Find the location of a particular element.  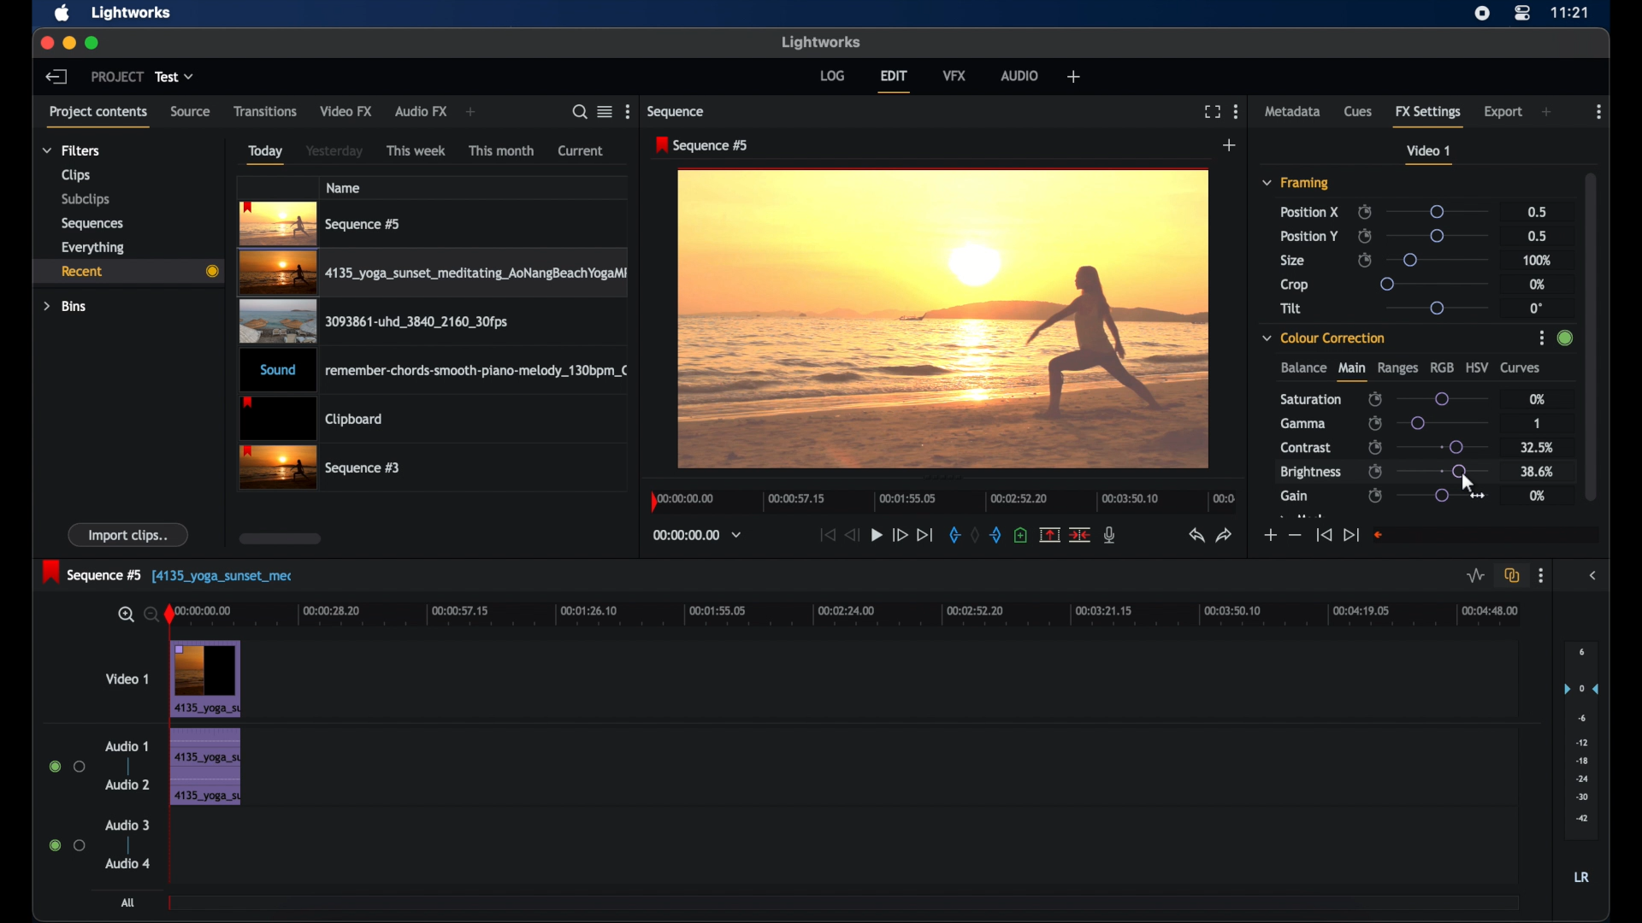

add is located at coordinates (1074, 76).